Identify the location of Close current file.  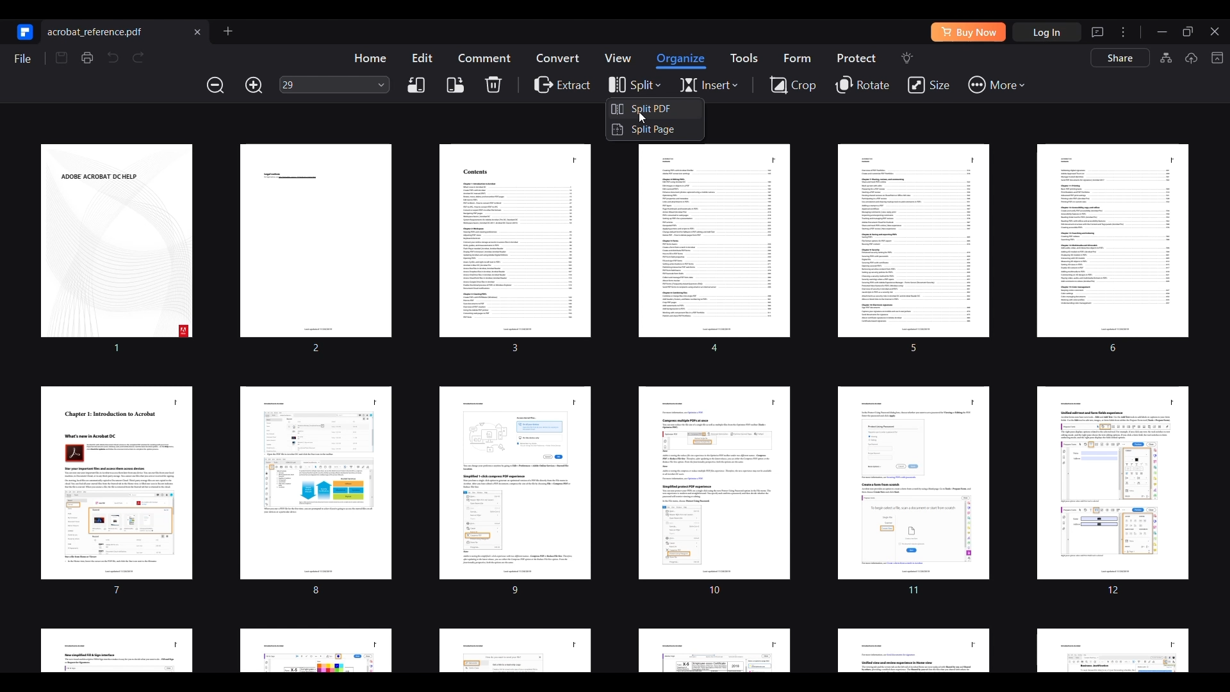
(197, 31).